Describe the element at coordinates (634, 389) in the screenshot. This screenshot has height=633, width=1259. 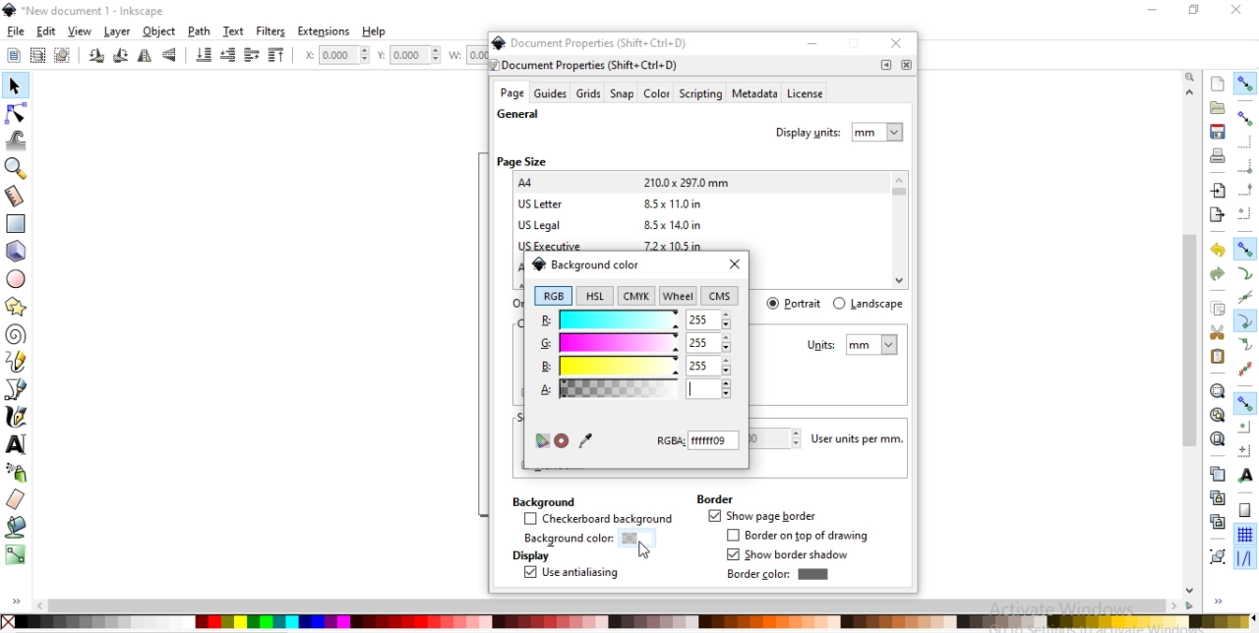
I see `alpha` at that location.